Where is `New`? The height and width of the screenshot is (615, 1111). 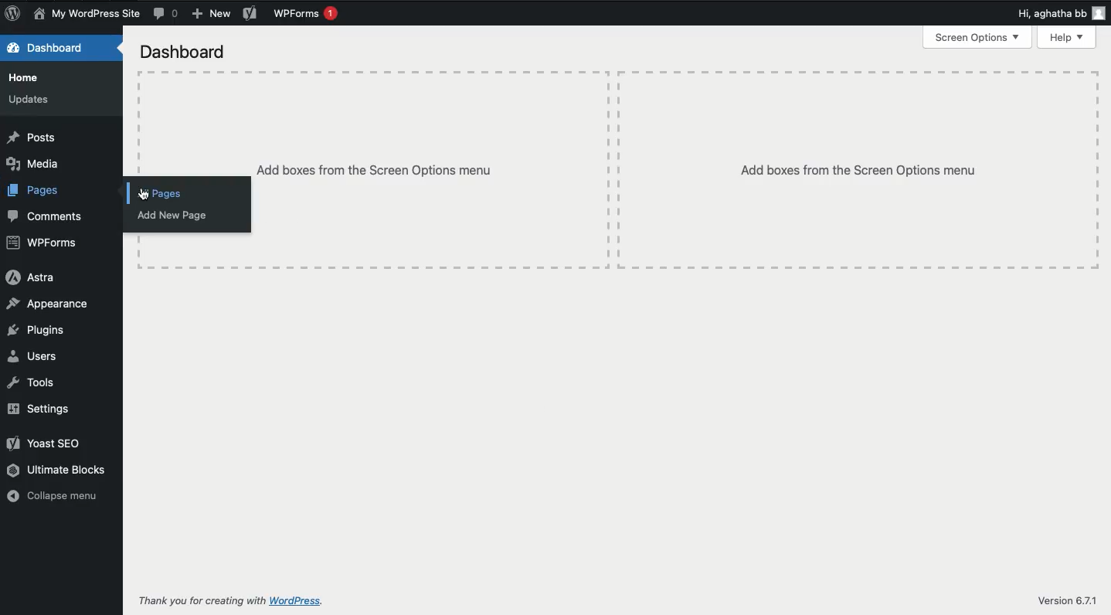
New is located at coordinates (210, 13).